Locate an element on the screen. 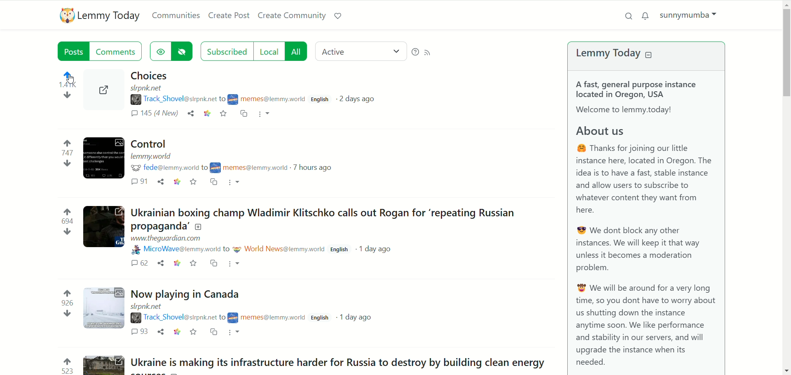  search is located at coordinates (628, 15).